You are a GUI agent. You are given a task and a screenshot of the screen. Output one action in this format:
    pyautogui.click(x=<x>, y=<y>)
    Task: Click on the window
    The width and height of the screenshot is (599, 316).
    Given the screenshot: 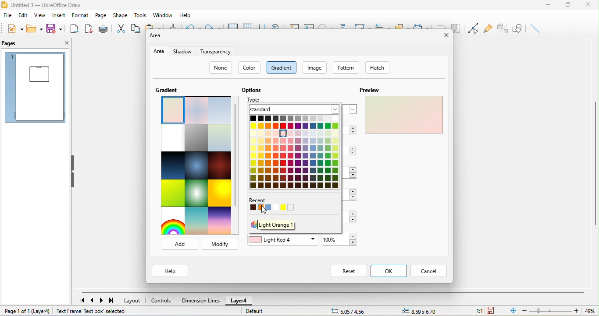 What is the action you would take?
    pyautogui.click(x=161, y=15)
    